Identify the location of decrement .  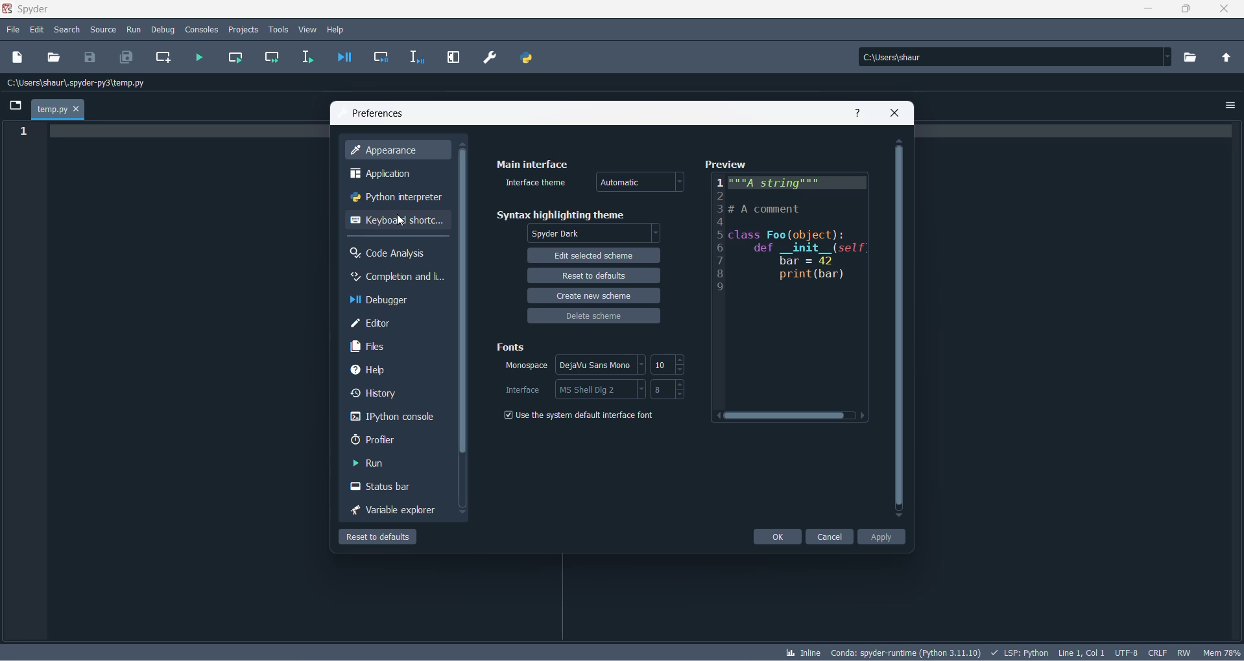
(679, 372).